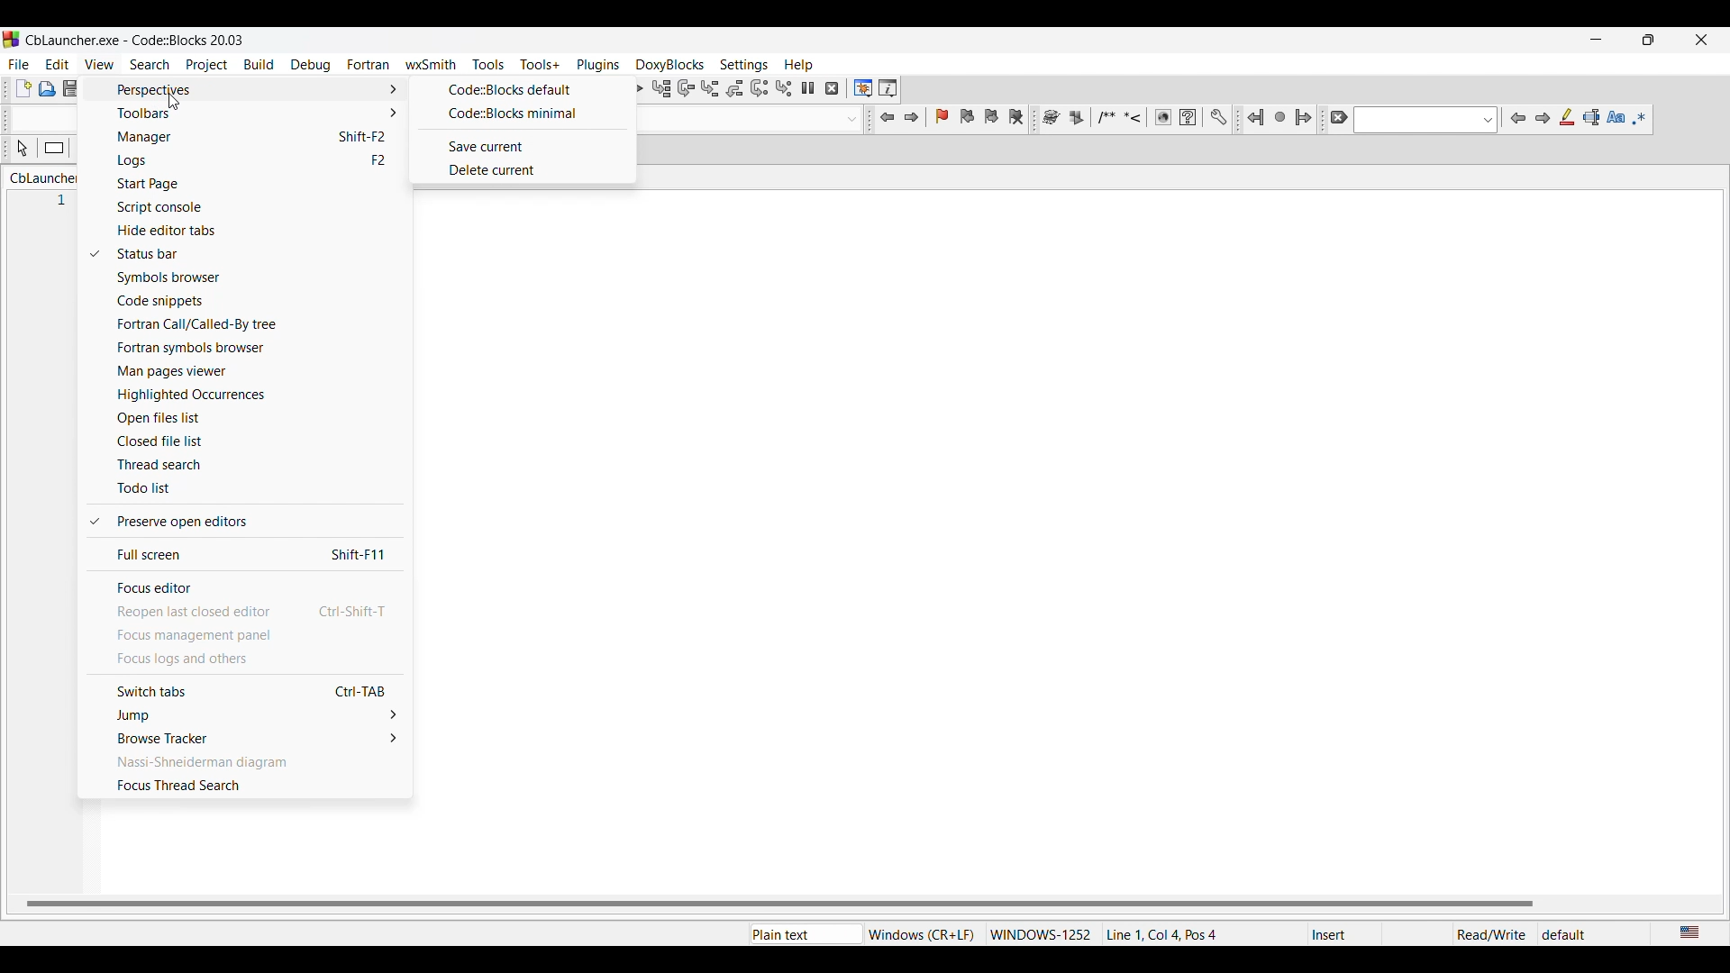 This screenshot has height=973, width=1730. What do you see at coordinates (540, 64) in the screenshot?
I see `Tools+ menu` at bounding box center [540, 64].